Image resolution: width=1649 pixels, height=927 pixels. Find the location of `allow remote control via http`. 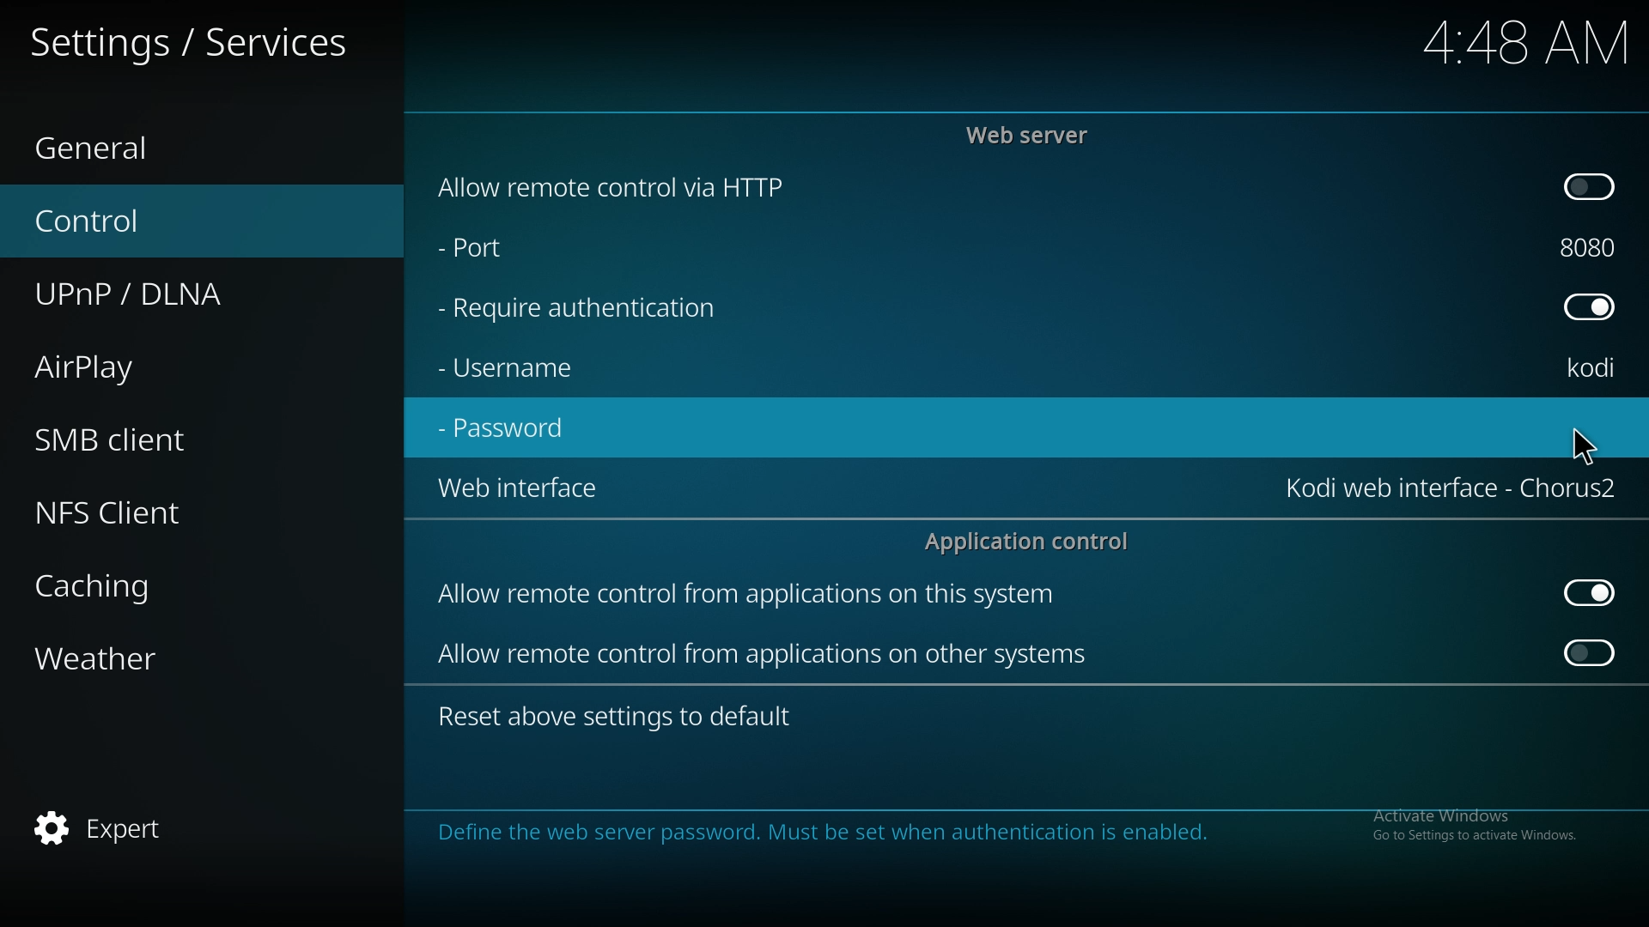

allow remote control via http is located at coordinates (656, 186).